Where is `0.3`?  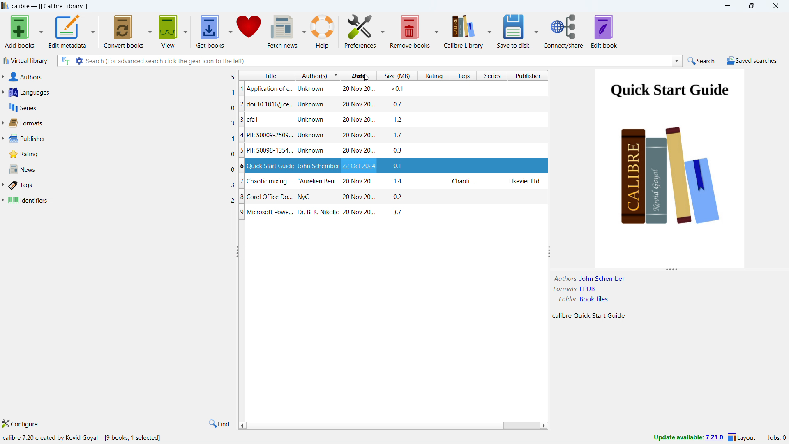
0.3 is located at coordinates (400, 151).